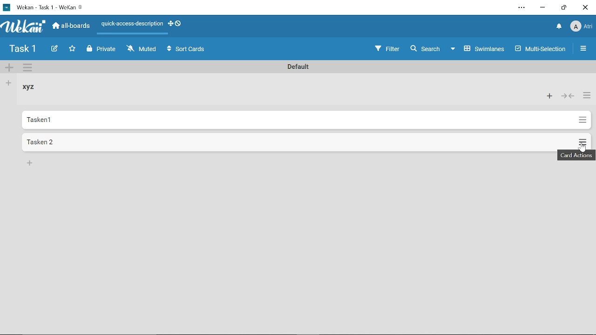  What do you see at coordinates (478, 49) in the screenshot?
I see `Swimlanes` at bounding box center [478, 49].